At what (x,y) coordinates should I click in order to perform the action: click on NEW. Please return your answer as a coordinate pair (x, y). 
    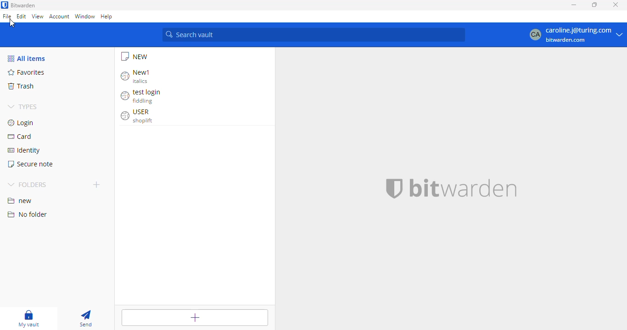
    Looking at the image, I should click on (135, 56).